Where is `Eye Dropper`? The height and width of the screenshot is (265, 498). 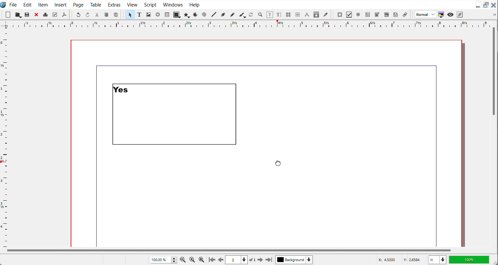 Eye Dropper is located at coordinates (326, 14).